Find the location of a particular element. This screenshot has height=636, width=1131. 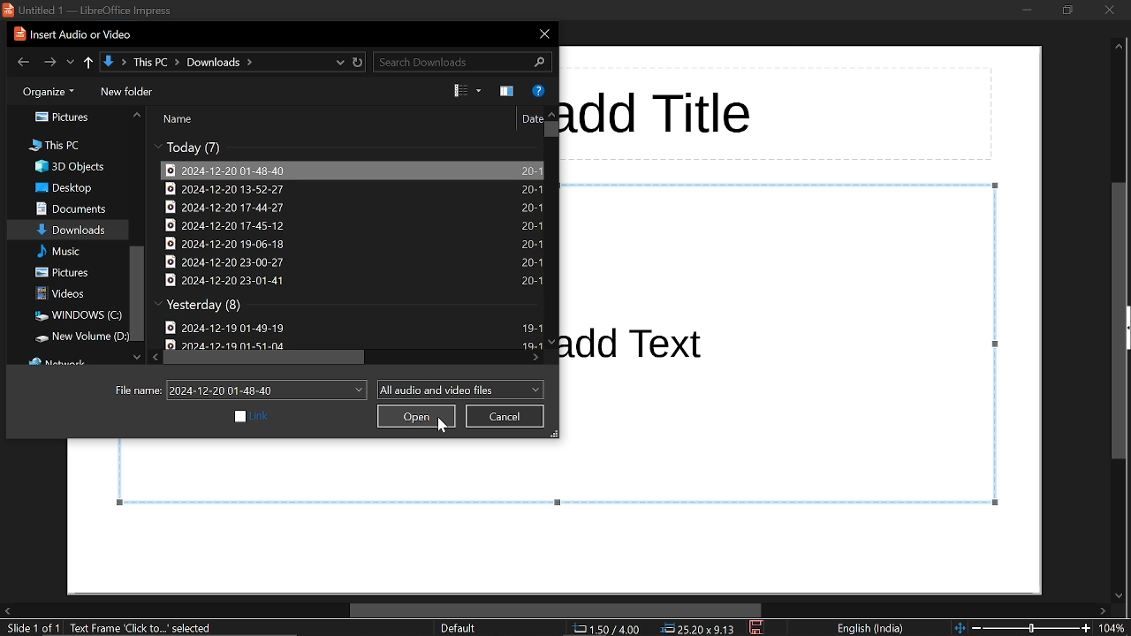

windows(C:) is located at coordinates (76, 316).